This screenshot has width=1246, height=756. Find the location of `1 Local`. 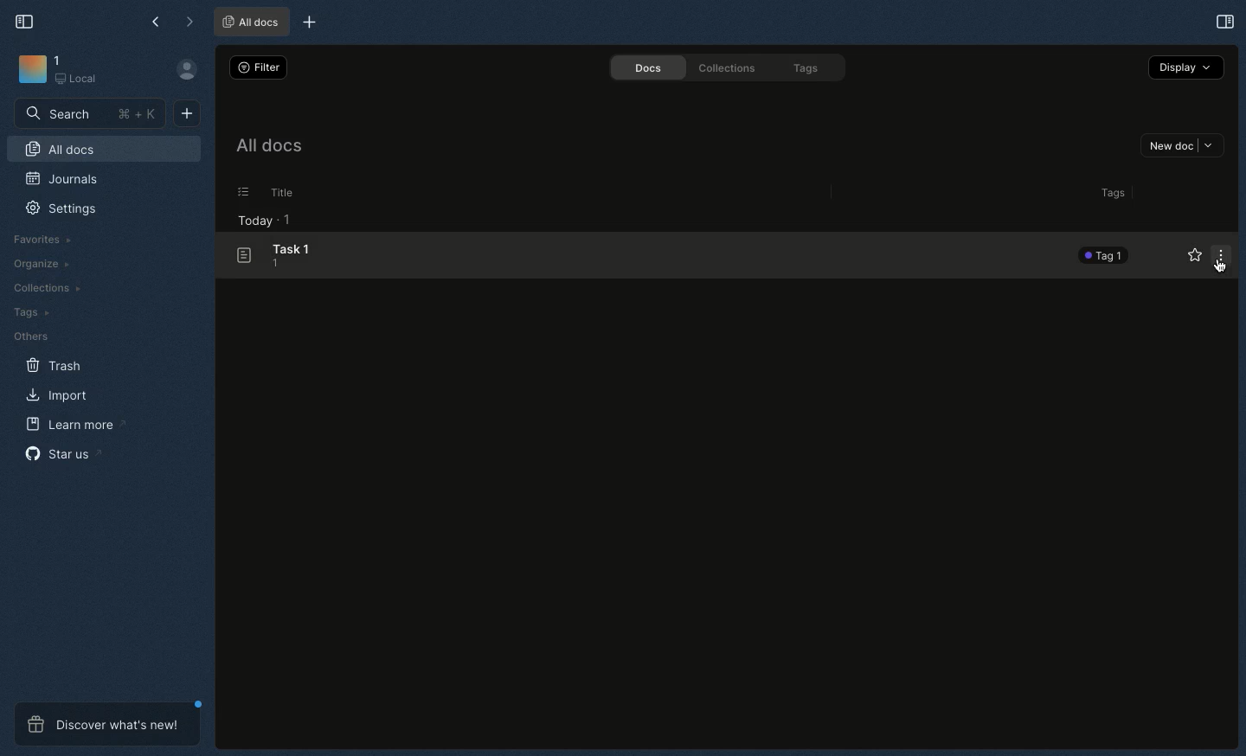

1 Local is located at coordinates (77, 69).